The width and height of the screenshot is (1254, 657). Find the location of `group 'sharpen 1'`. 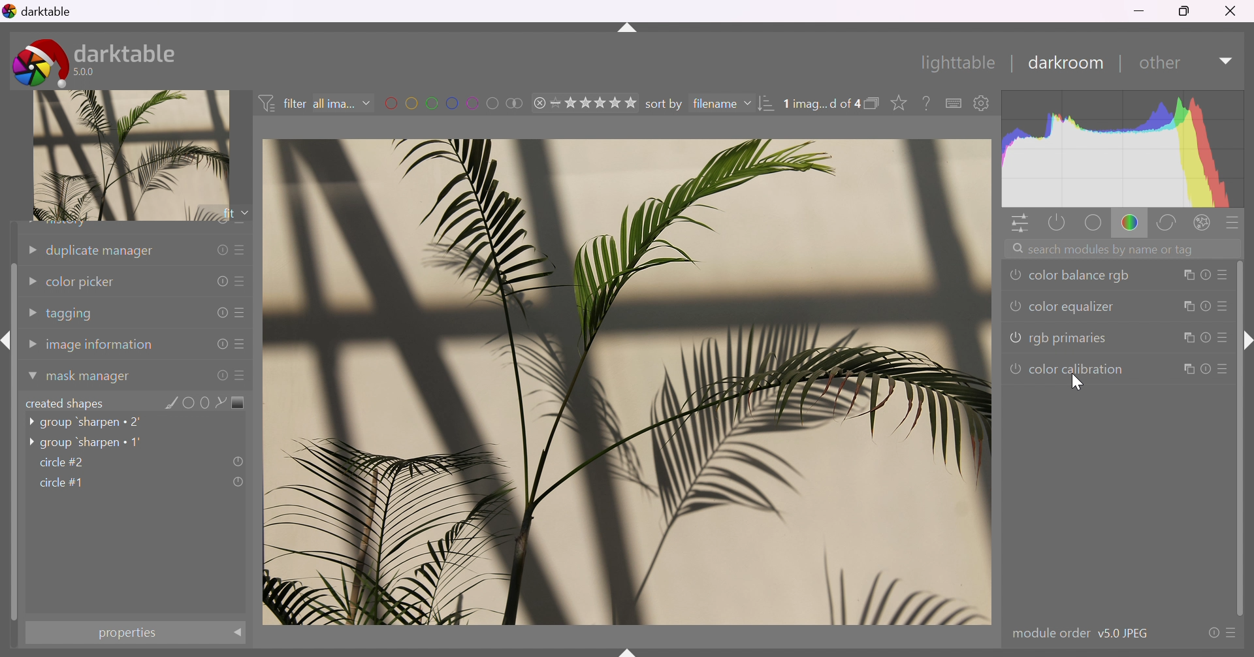

group 'sharpen 1' is located at coordinates (87, 444).